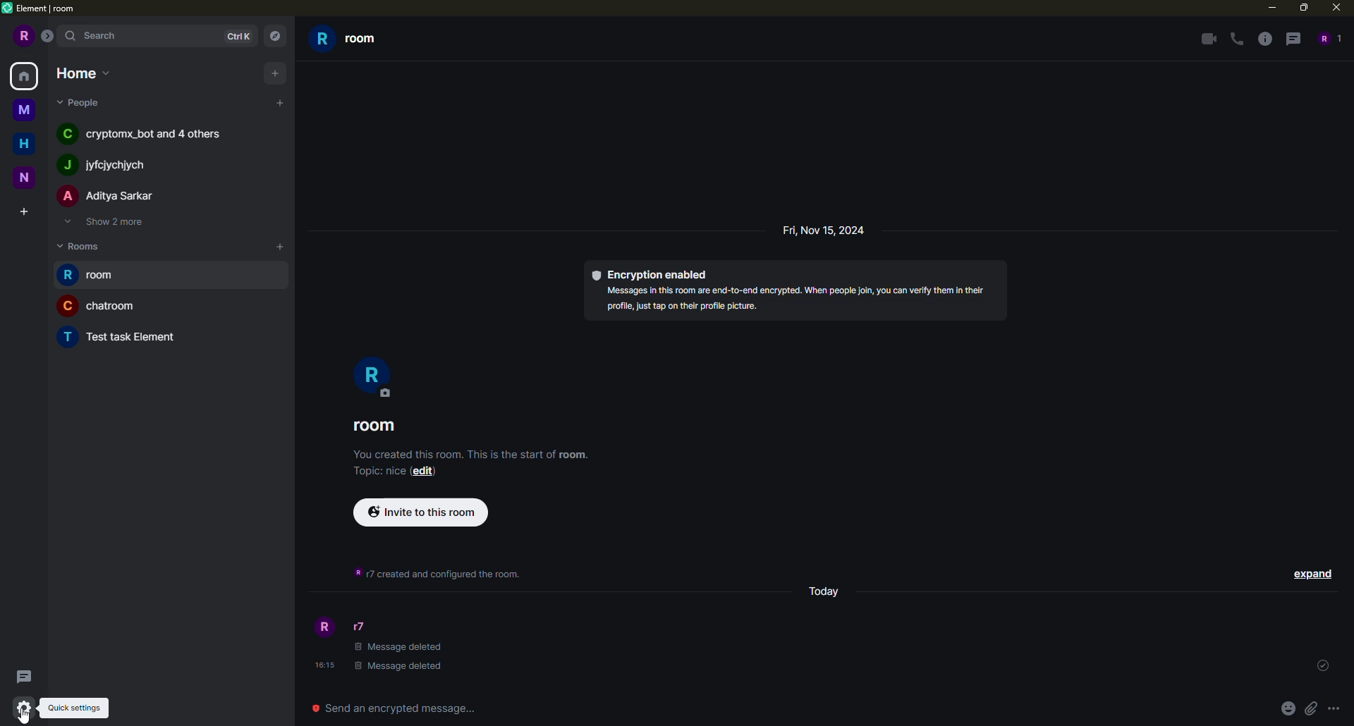  I want to click on threads, so click(1291, 38).